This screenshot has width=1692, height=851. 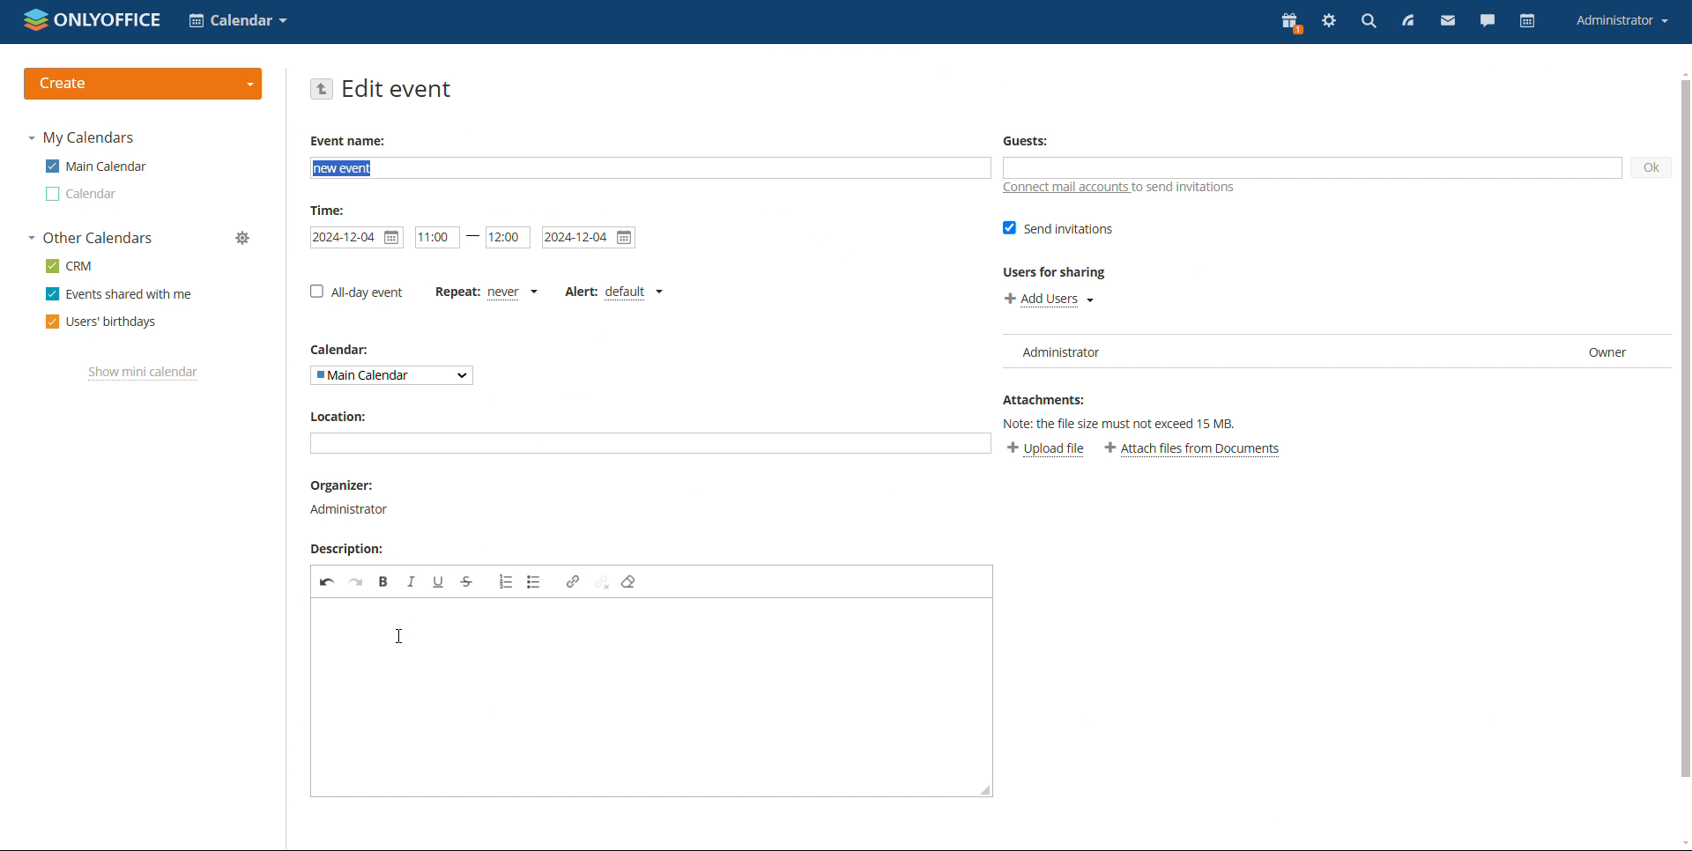 I want to click on connect mail accounts, so click(x=1061, y=188).